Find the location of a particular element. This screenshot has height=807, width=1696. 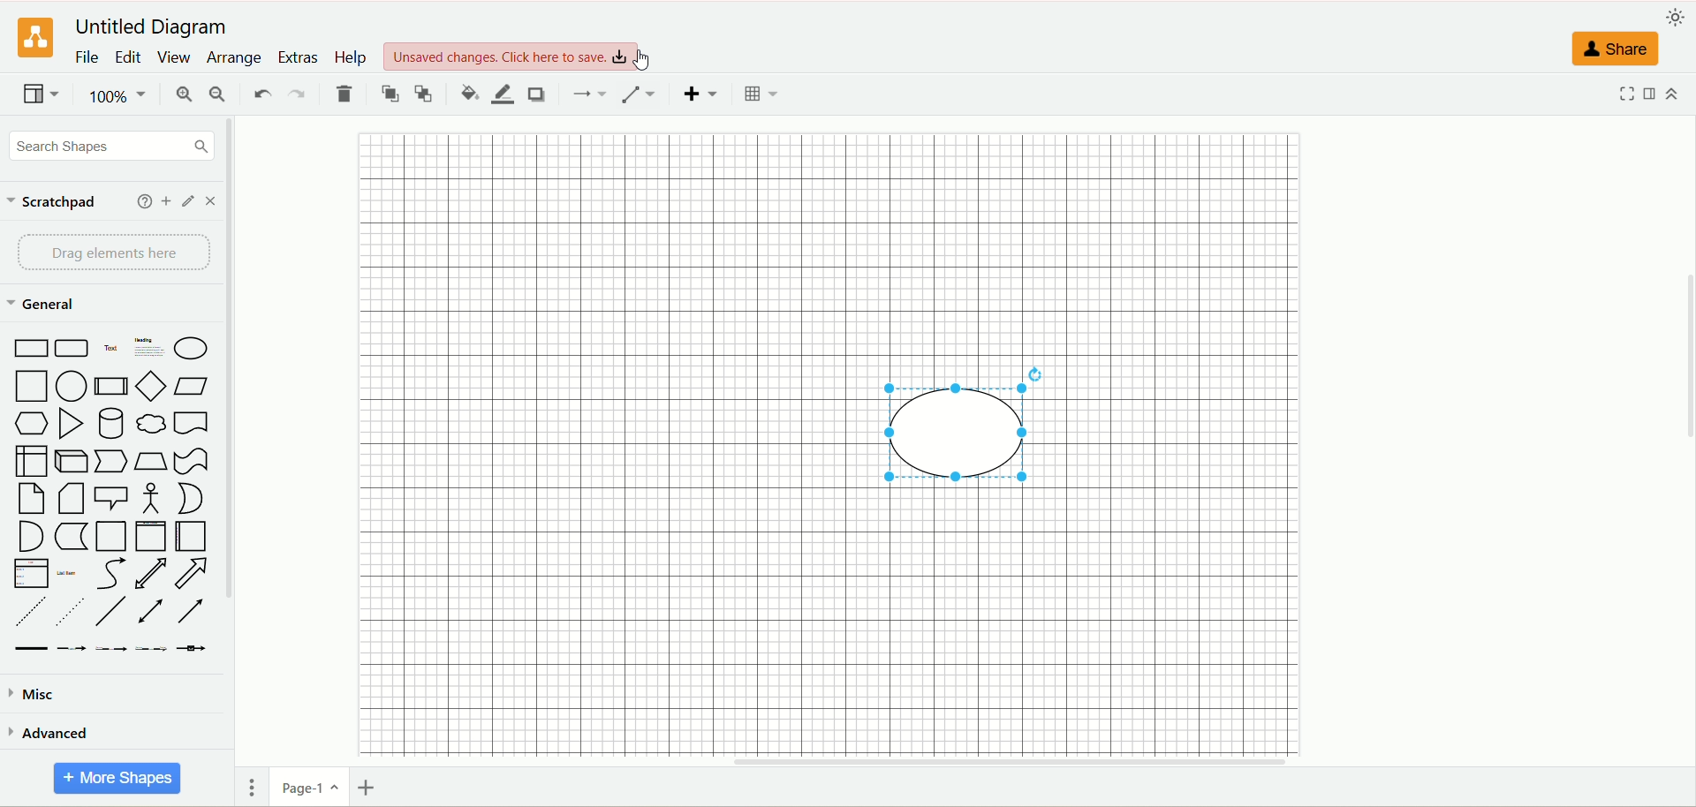

page-1 is located at coordinates (309, 788).